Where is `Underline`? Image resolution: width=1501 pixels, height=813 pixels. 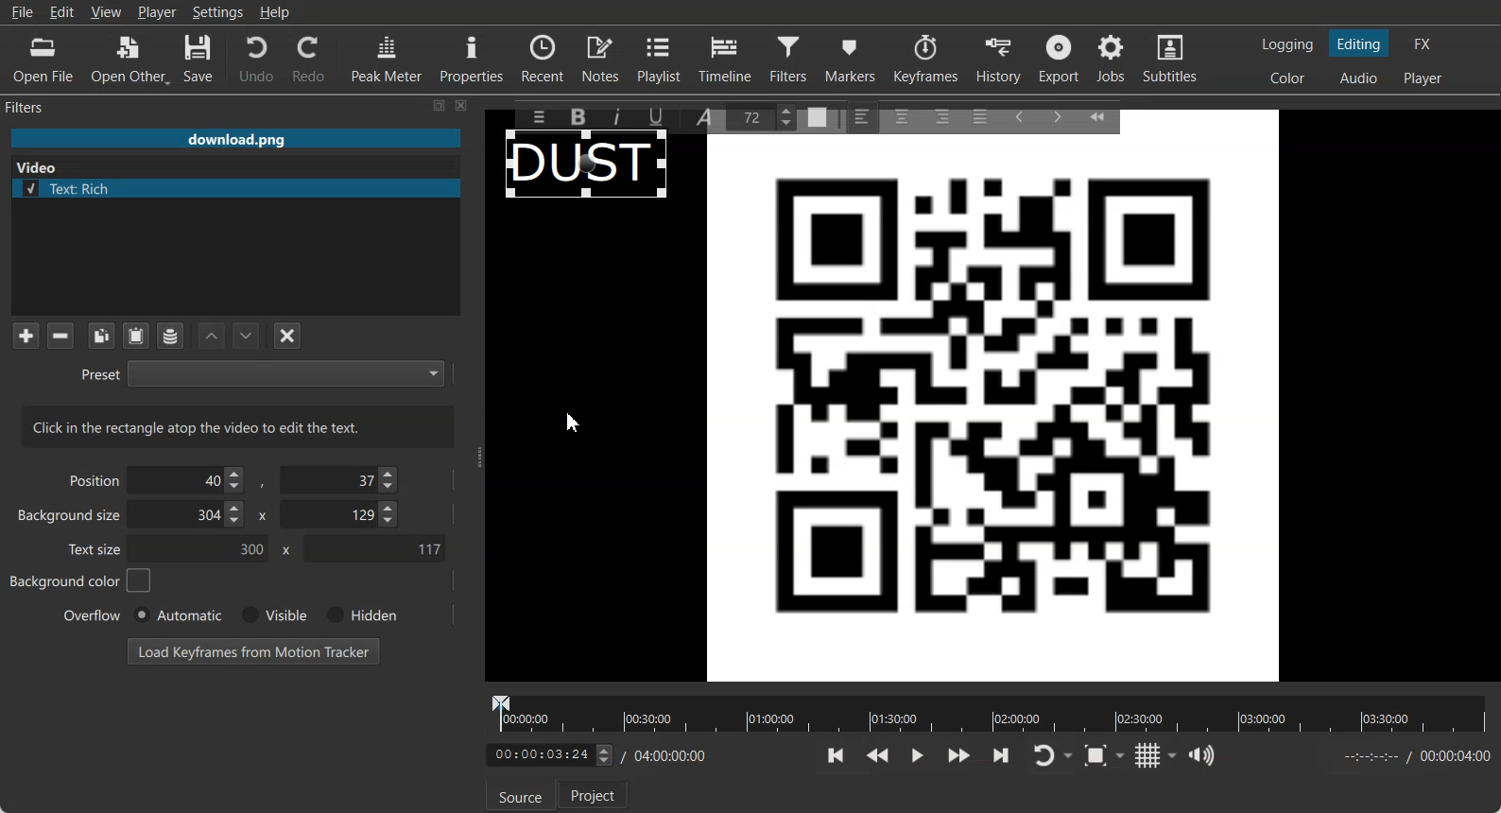
Underline is located at coordinates (663, 116).